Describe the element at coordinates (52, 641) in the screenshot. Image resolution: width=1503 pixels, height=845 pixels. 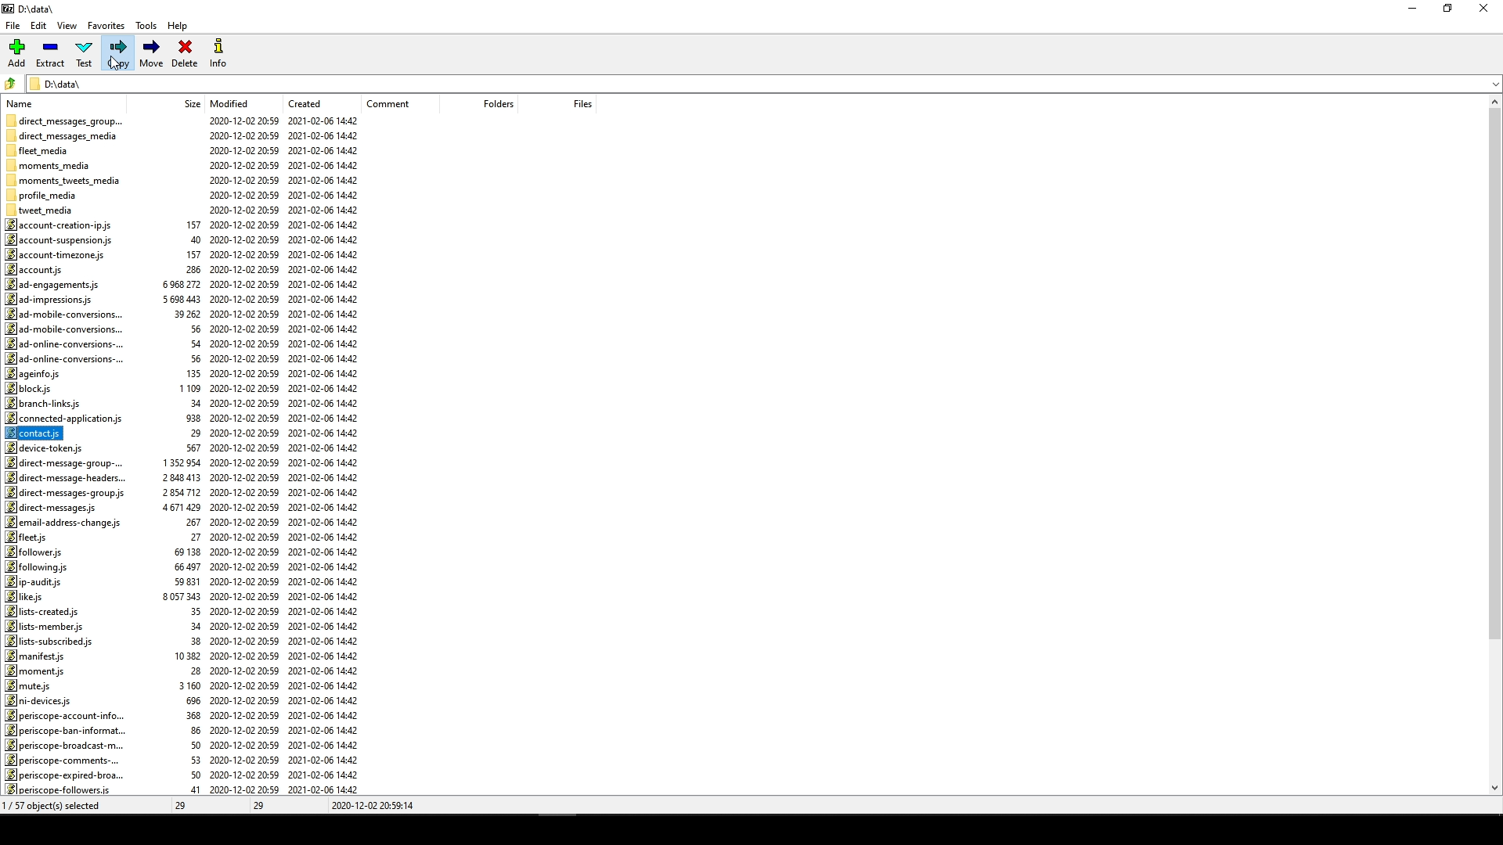
I see `lists-subscribed.js` at that location.